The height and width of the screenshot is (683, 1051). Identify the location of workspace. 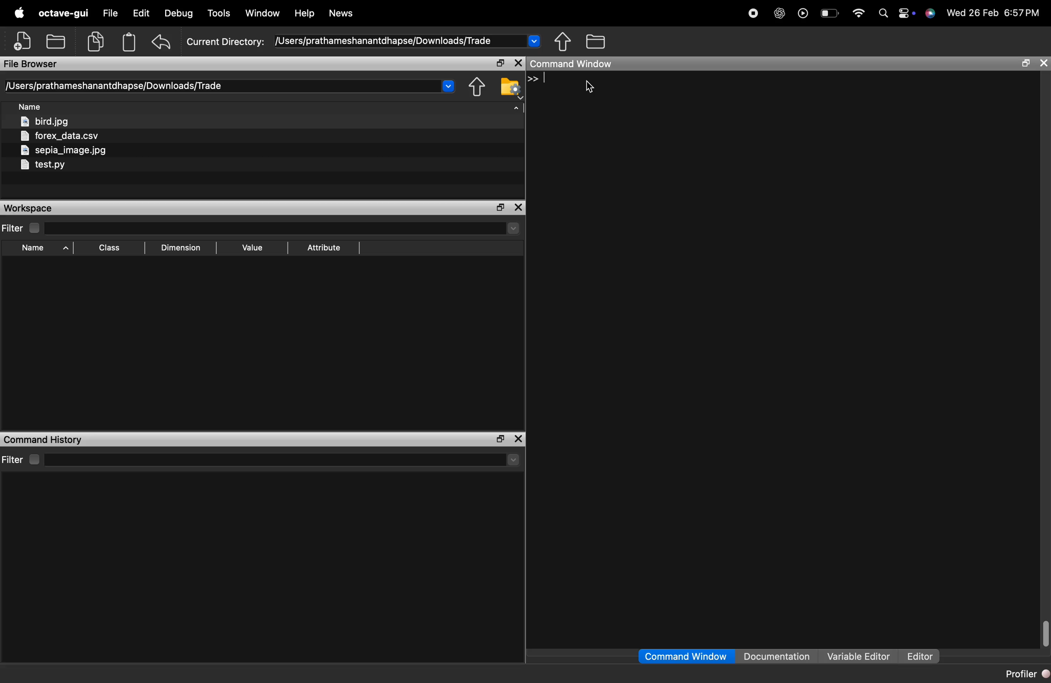
(31, 208).